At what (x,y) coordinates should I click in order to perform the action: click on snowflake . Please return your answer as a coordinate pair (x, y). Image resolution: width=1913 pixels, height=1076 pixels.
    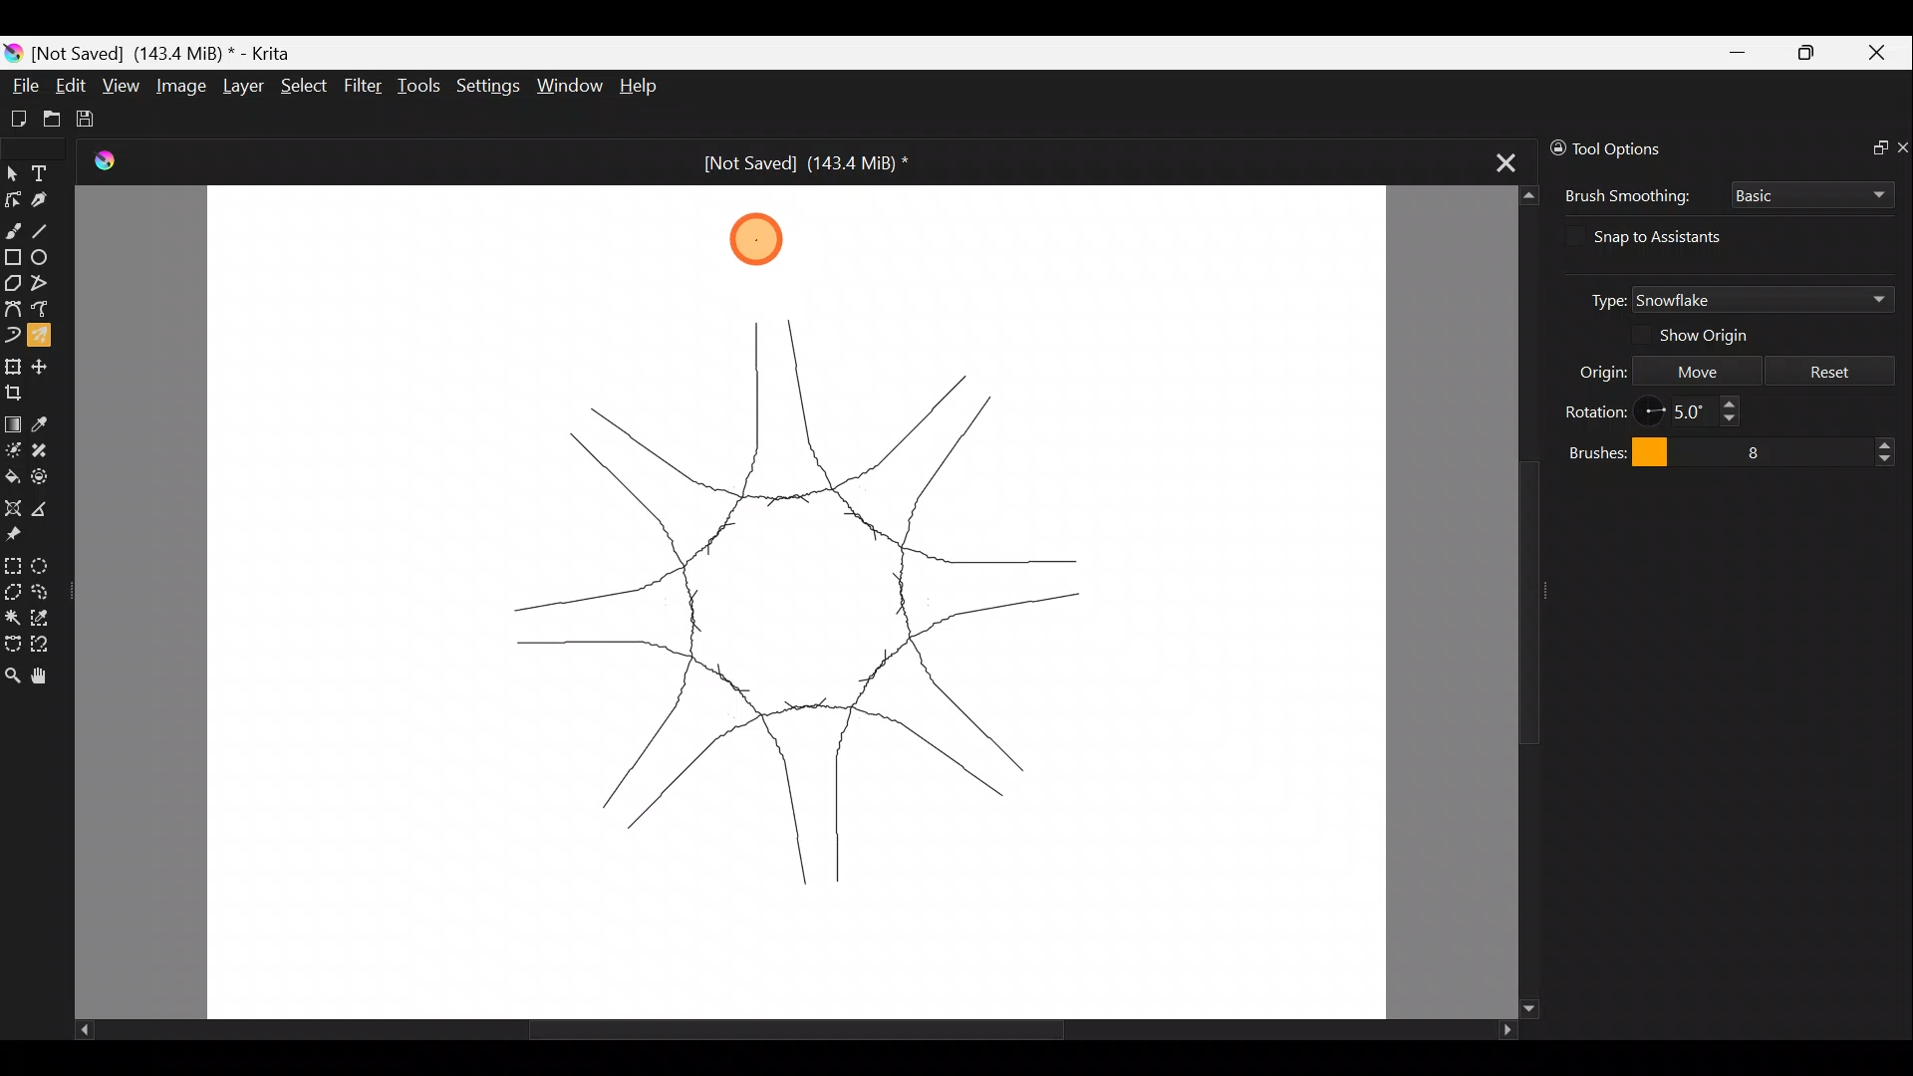
    Looking at the image, I should click on (806, 596).